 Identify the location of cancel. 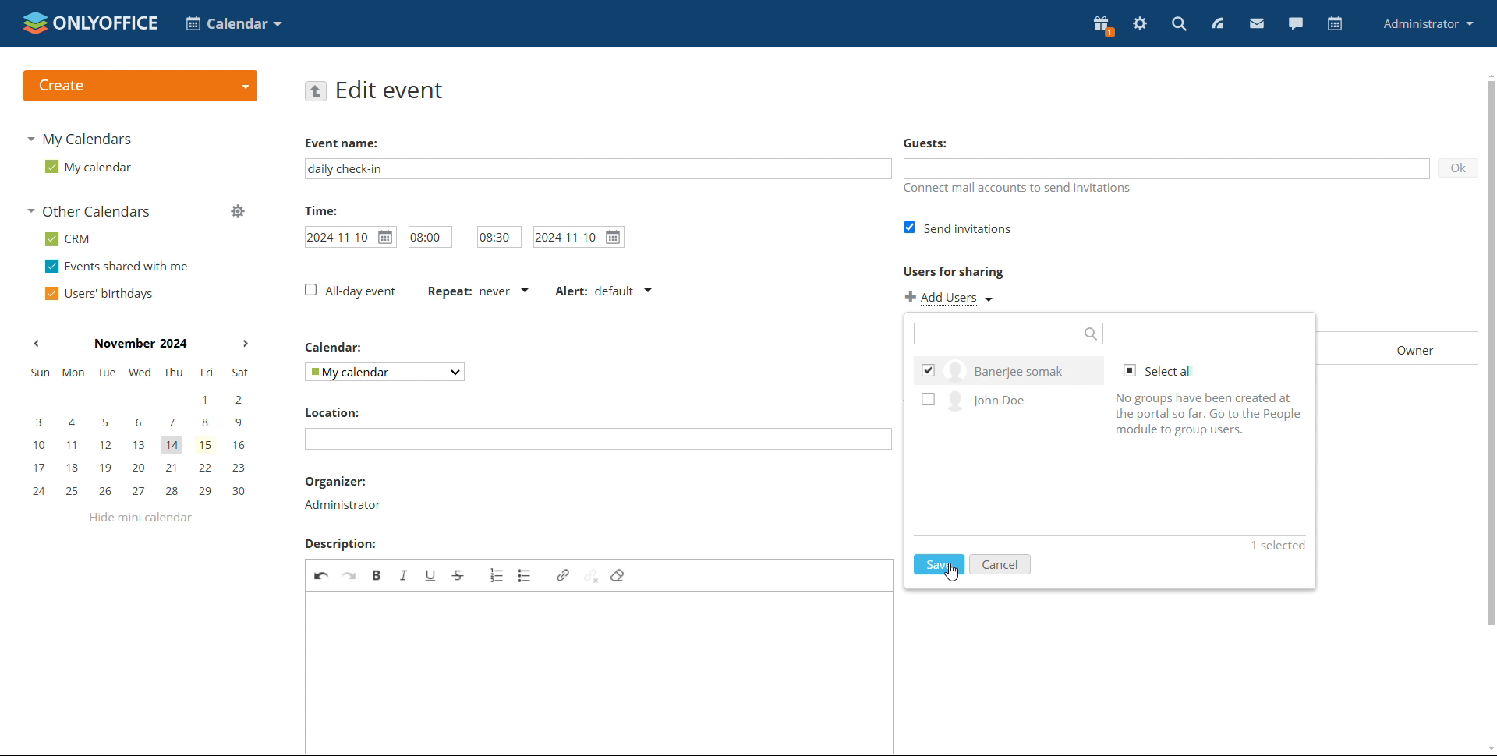
(1001, 564).